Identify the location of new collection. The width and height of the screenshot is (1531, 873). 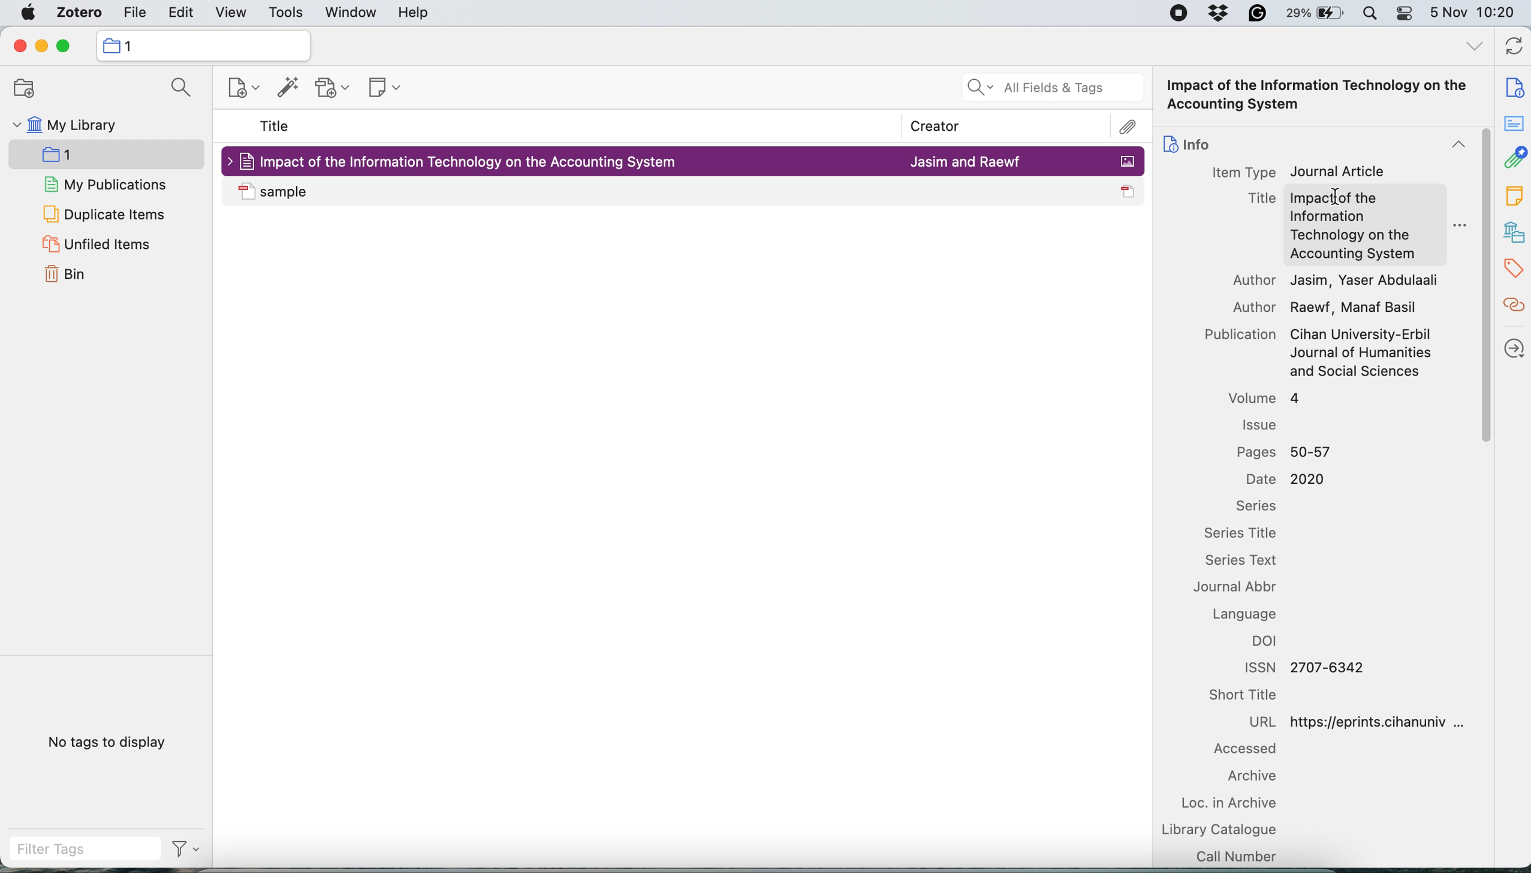
(104, 154).